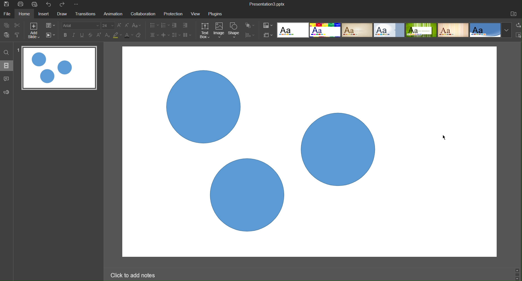 This screenshot has width=522, height=281. What do you see at coordinates (119, 25) in the screenshot?
I see `Increase size` at bounding box center [119, 25].